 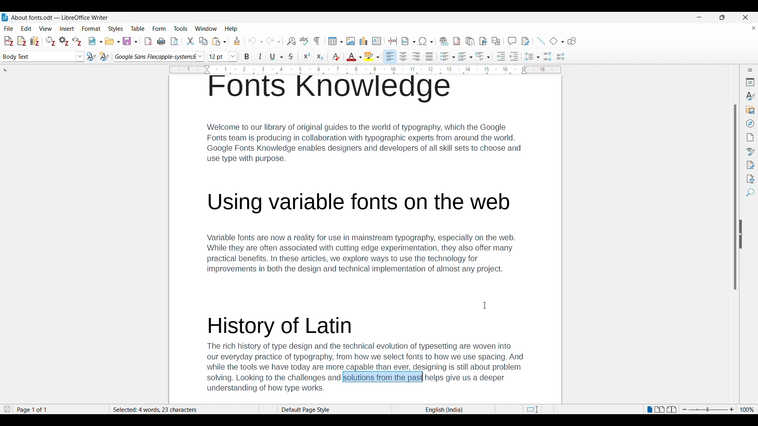 What do you see at coordinates (80, 56) in the screenshot?
I see `Paragraph style options` at bounding box center [80, 56].